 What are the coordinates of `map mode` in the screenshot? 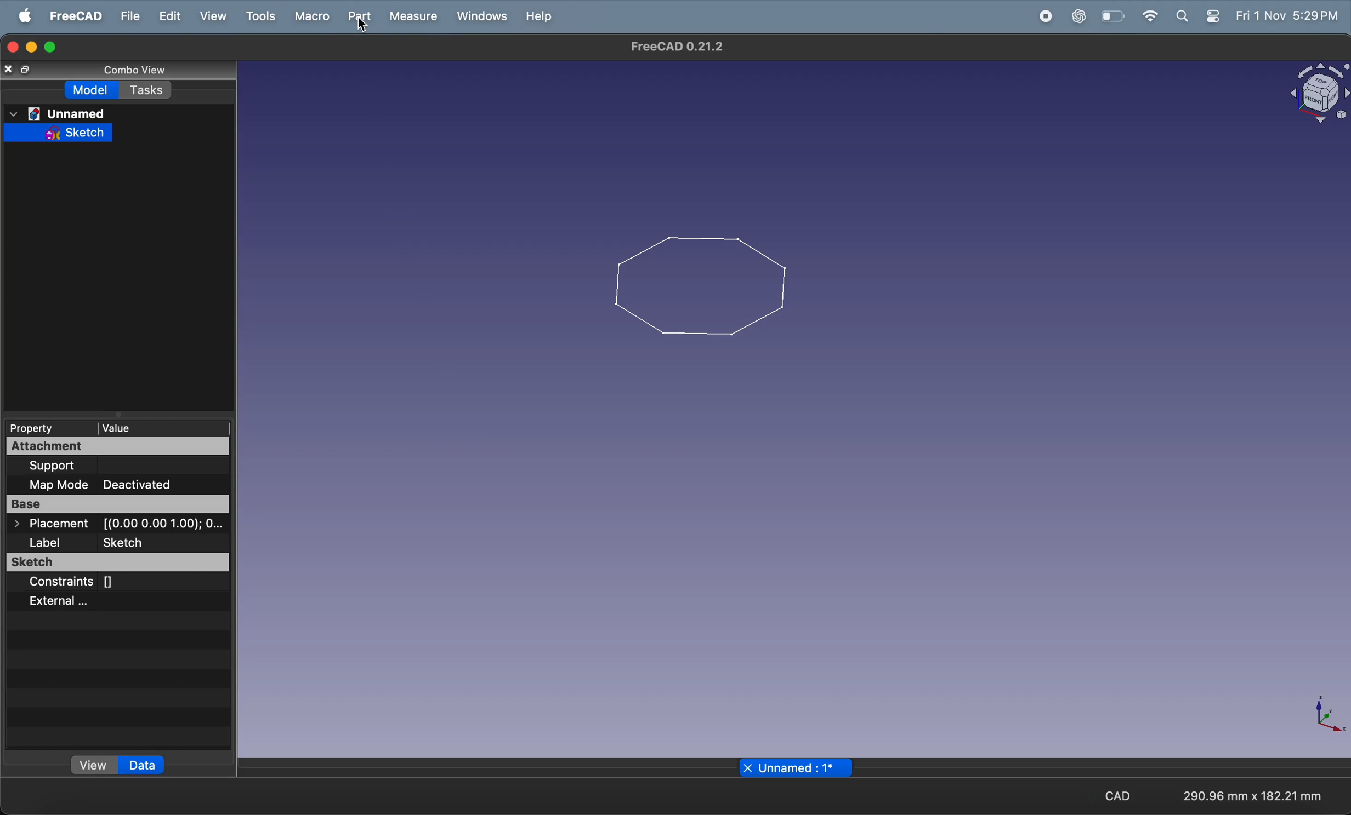 It's located at (58, 487).